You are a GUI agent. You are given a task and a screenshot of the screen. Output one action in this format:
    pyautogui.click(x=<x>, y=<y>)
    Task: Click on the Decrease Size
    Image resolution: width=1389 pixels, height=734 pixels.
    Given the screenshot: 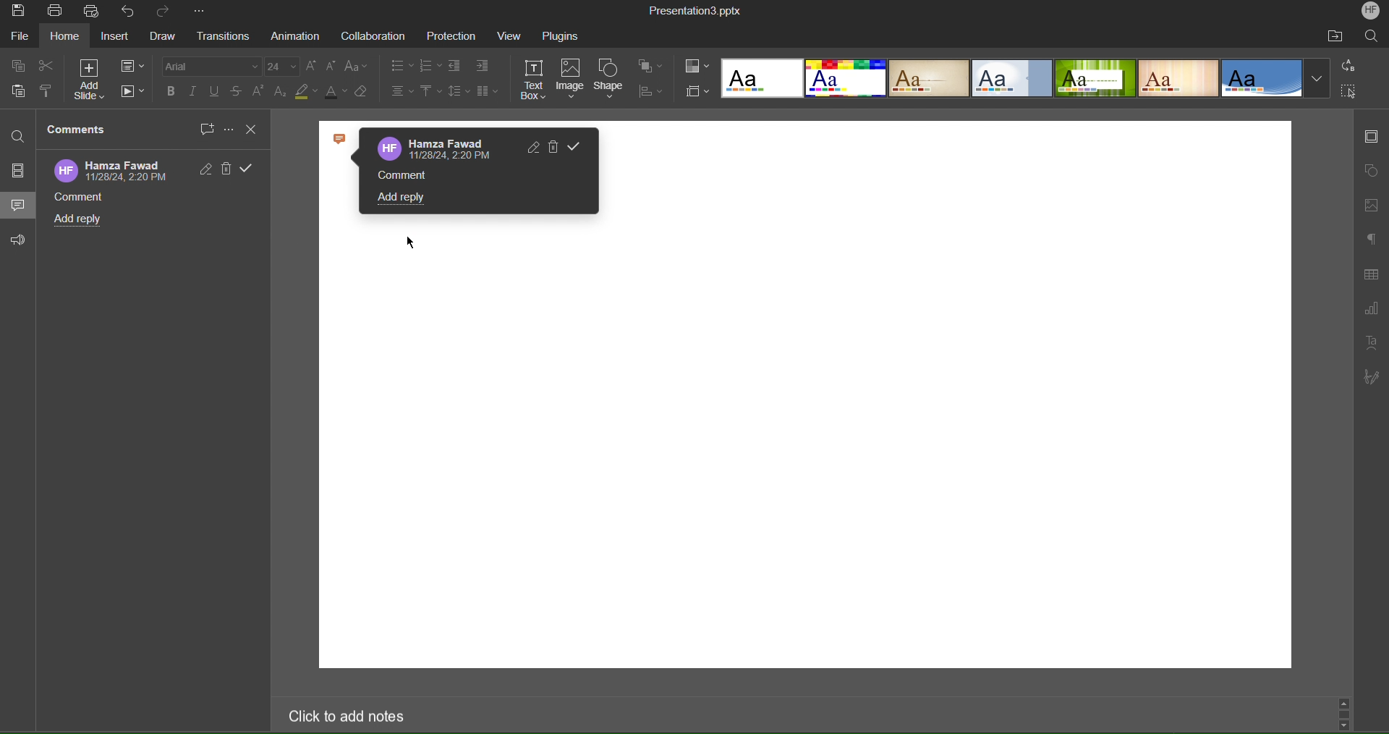 What is the action you would take?
    pyautogui.click(x=333, y=69)
    